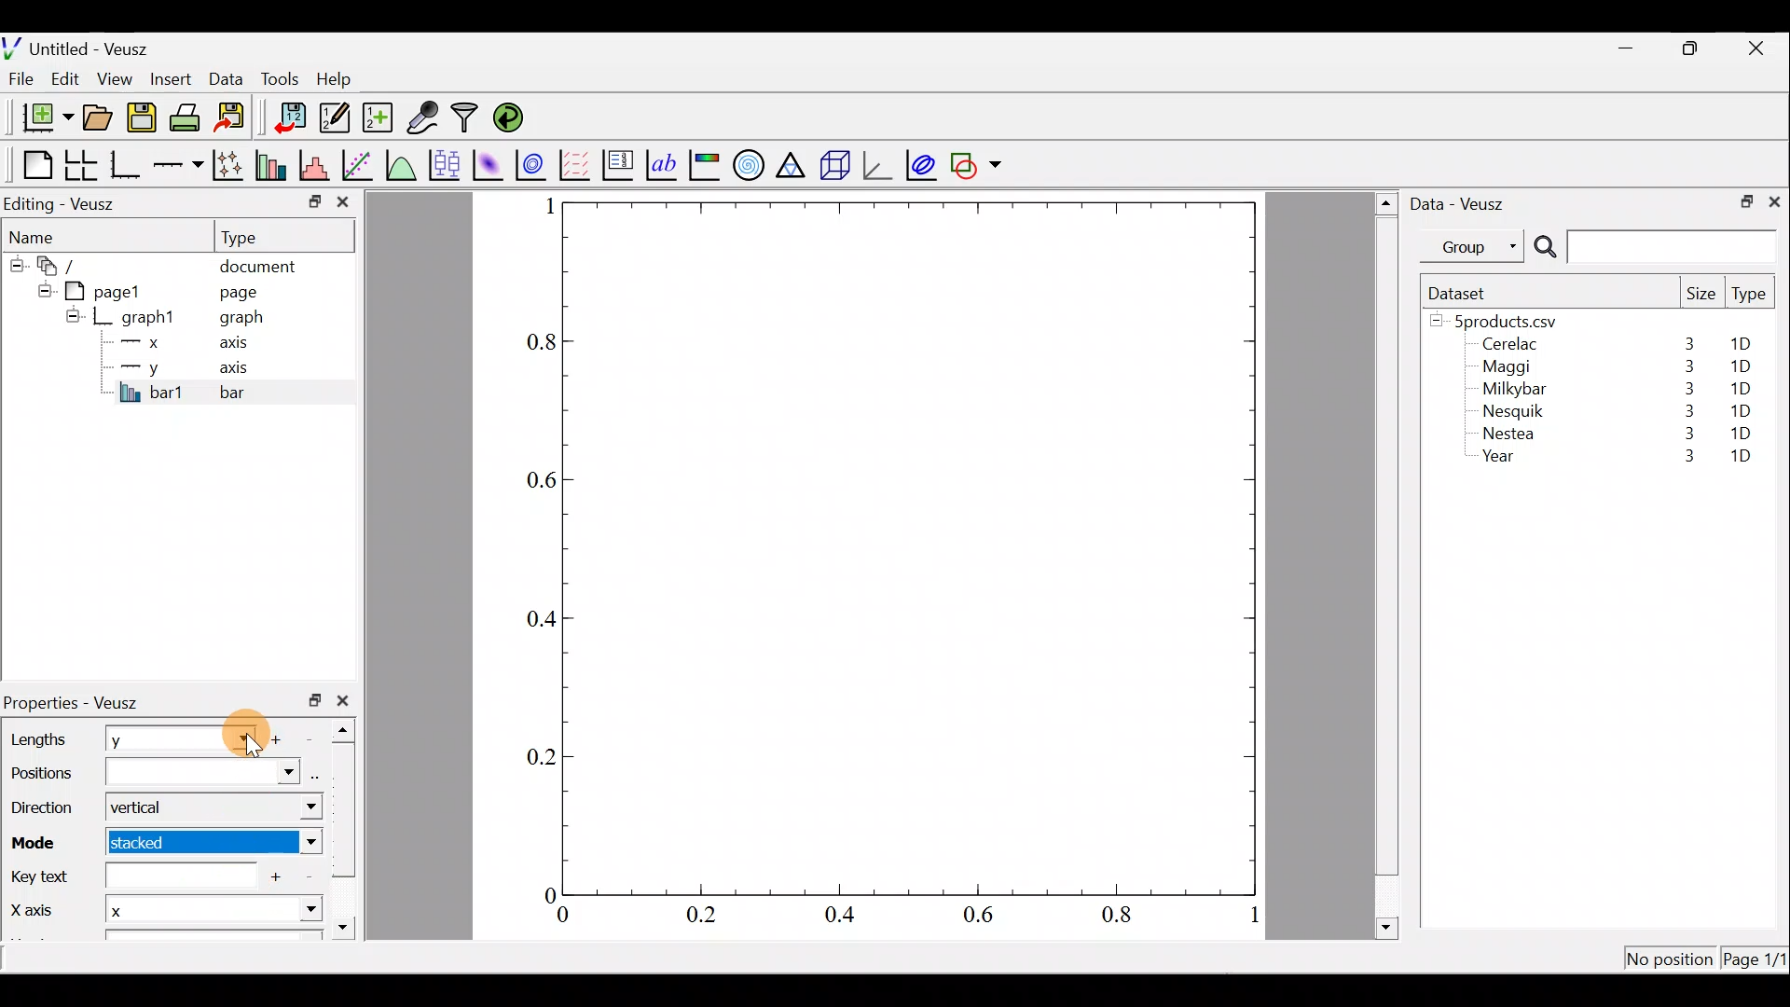  I want to click on direction dropdown, so click(292, 807).